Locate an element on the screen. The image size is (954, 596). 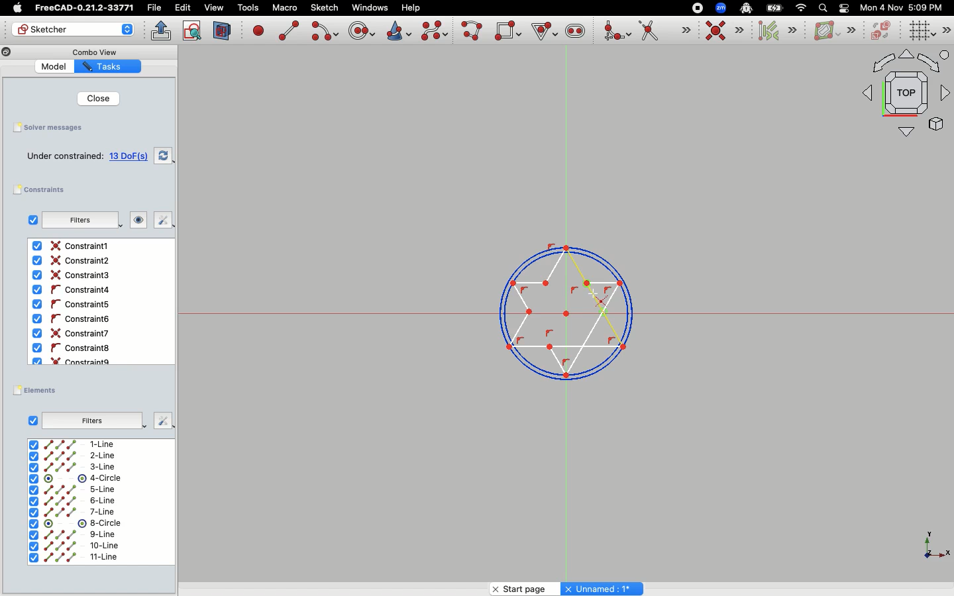
Select associated constraints is located at coordinates (775, 30).